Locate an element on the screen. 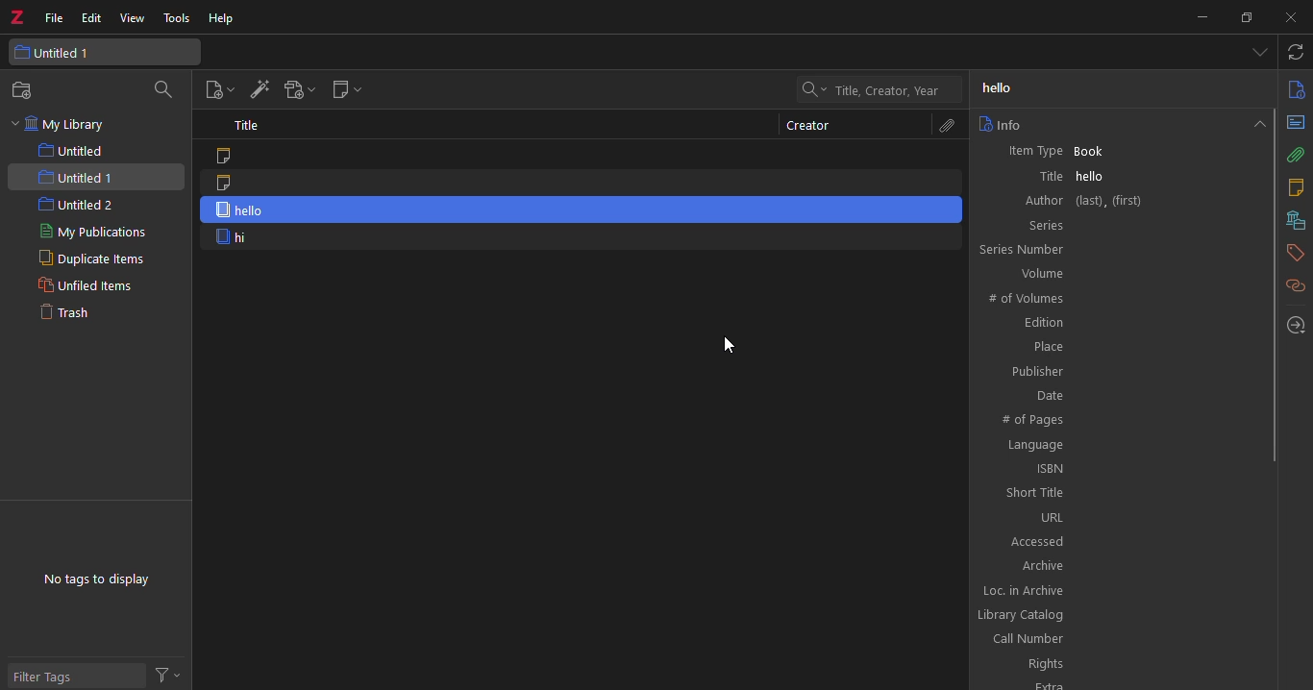 The height and width of the screenshot is (690, 1313). Short title is located at coordinates (1121, 492).